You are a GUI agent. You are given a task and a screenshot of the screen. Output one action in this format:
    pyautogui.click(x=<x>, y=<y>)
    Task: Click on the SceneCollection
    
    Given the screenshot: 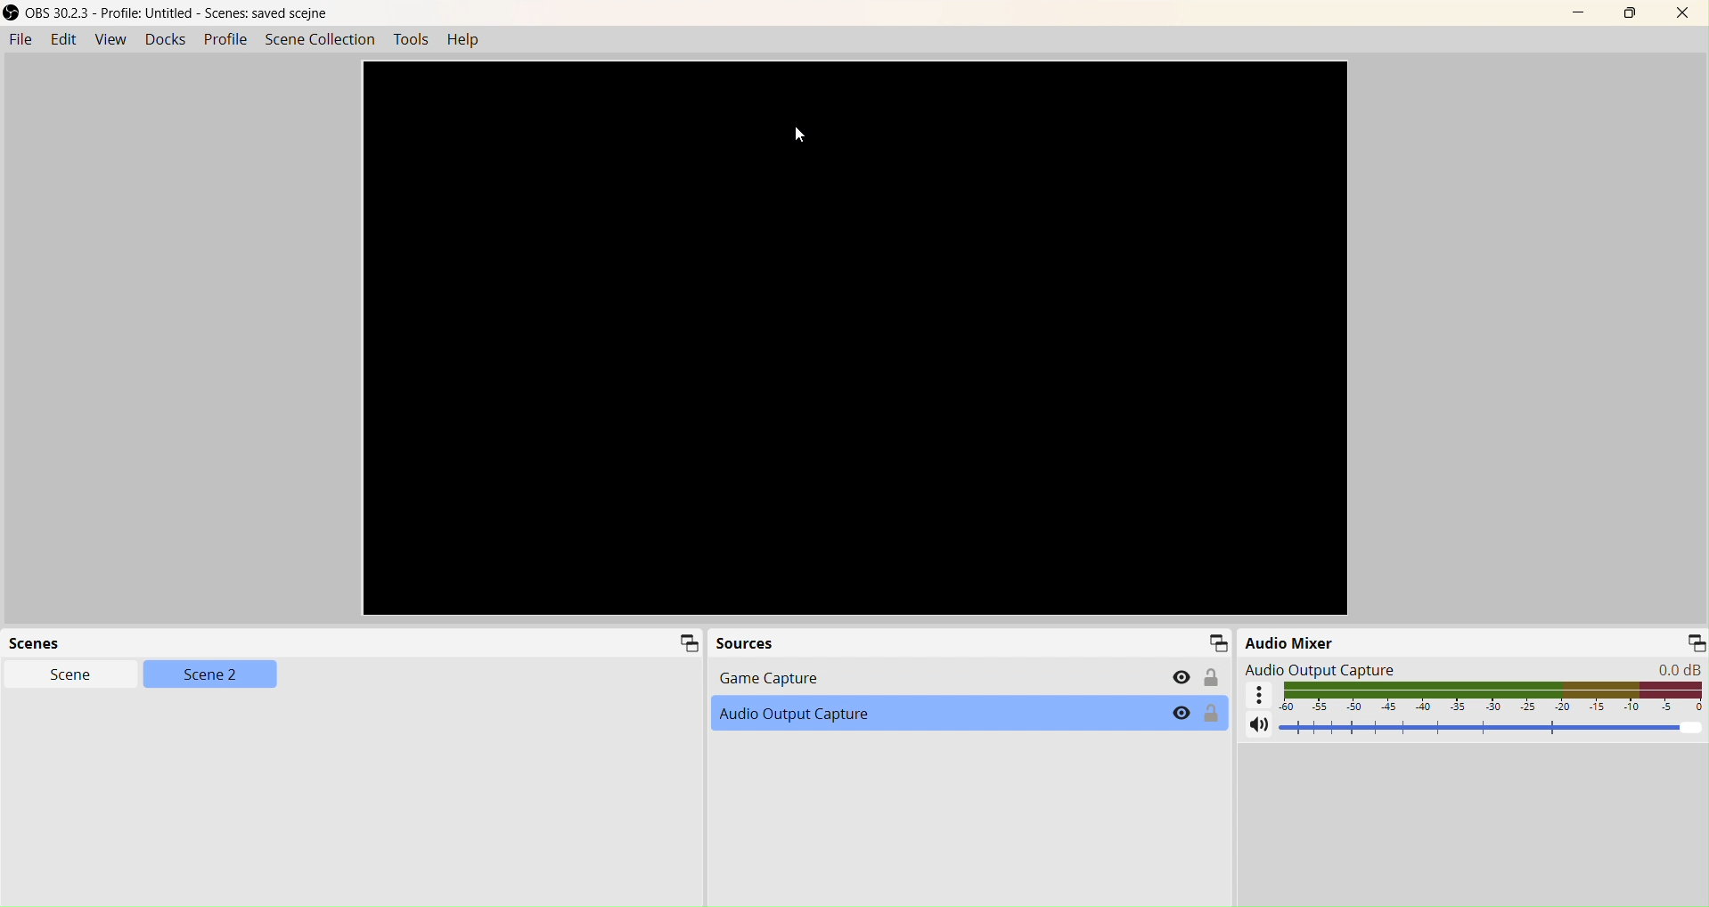 What is the action you would take?
    pyautogui.click(x=319, y=41)
    